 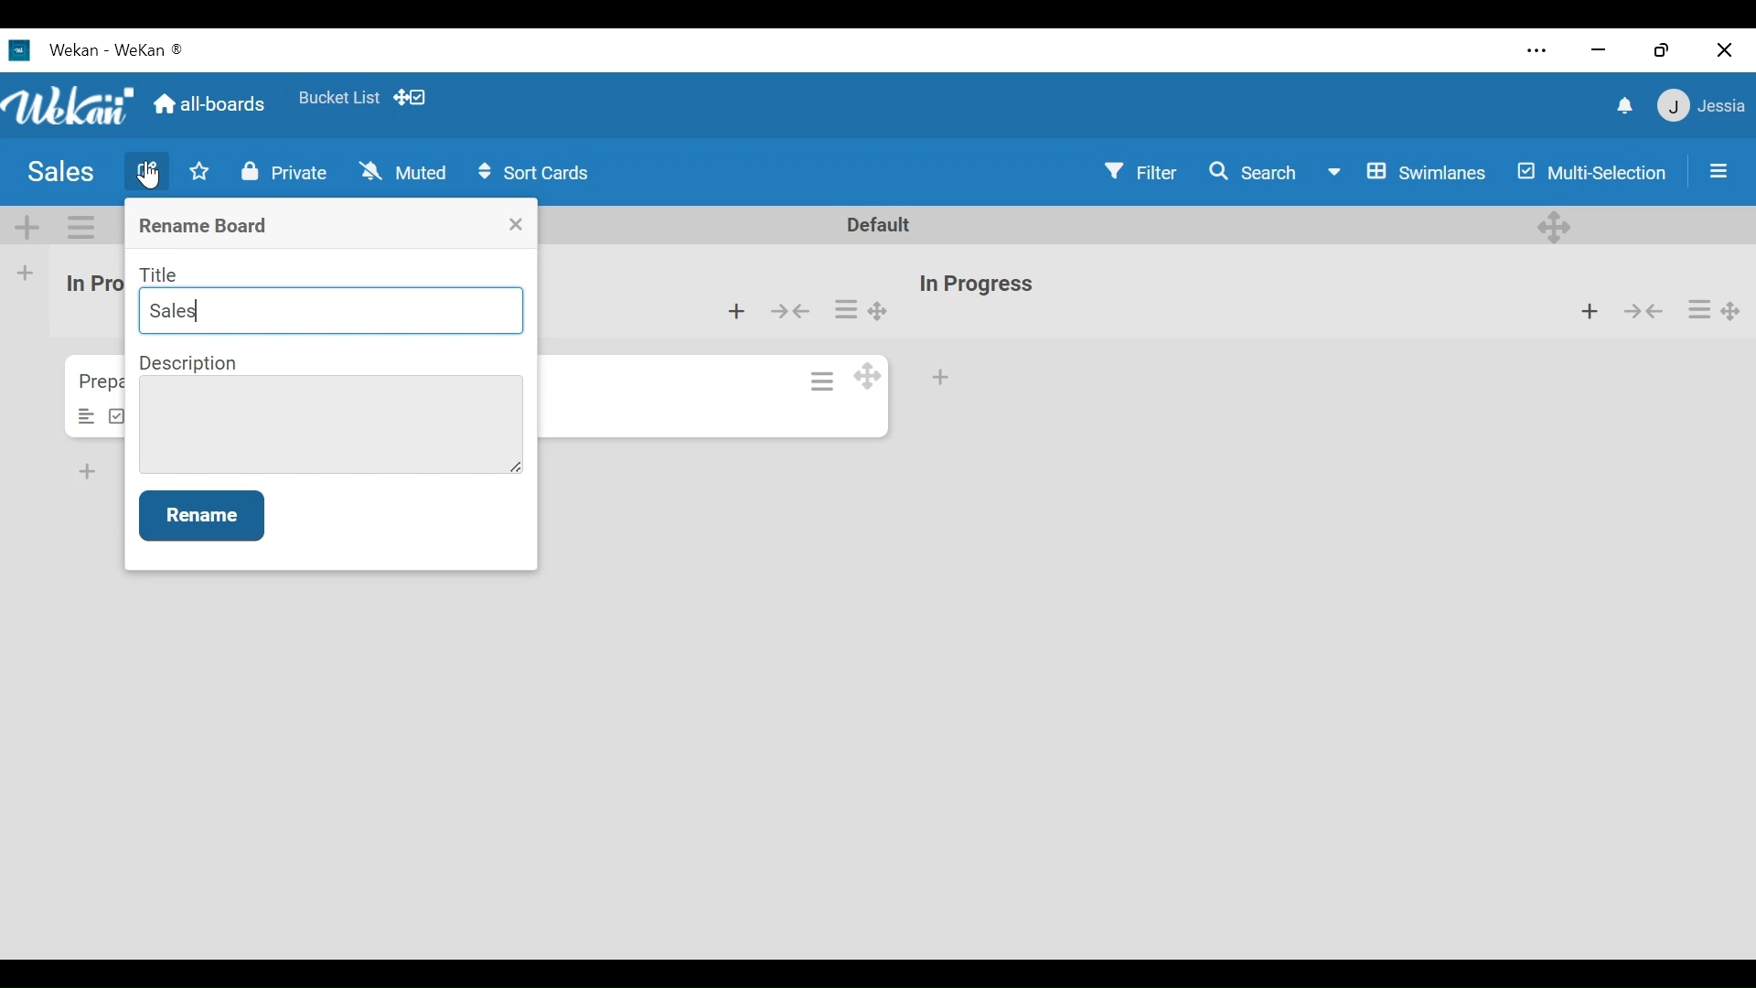 I want to click on Board Title, so click(x=59, y=174).